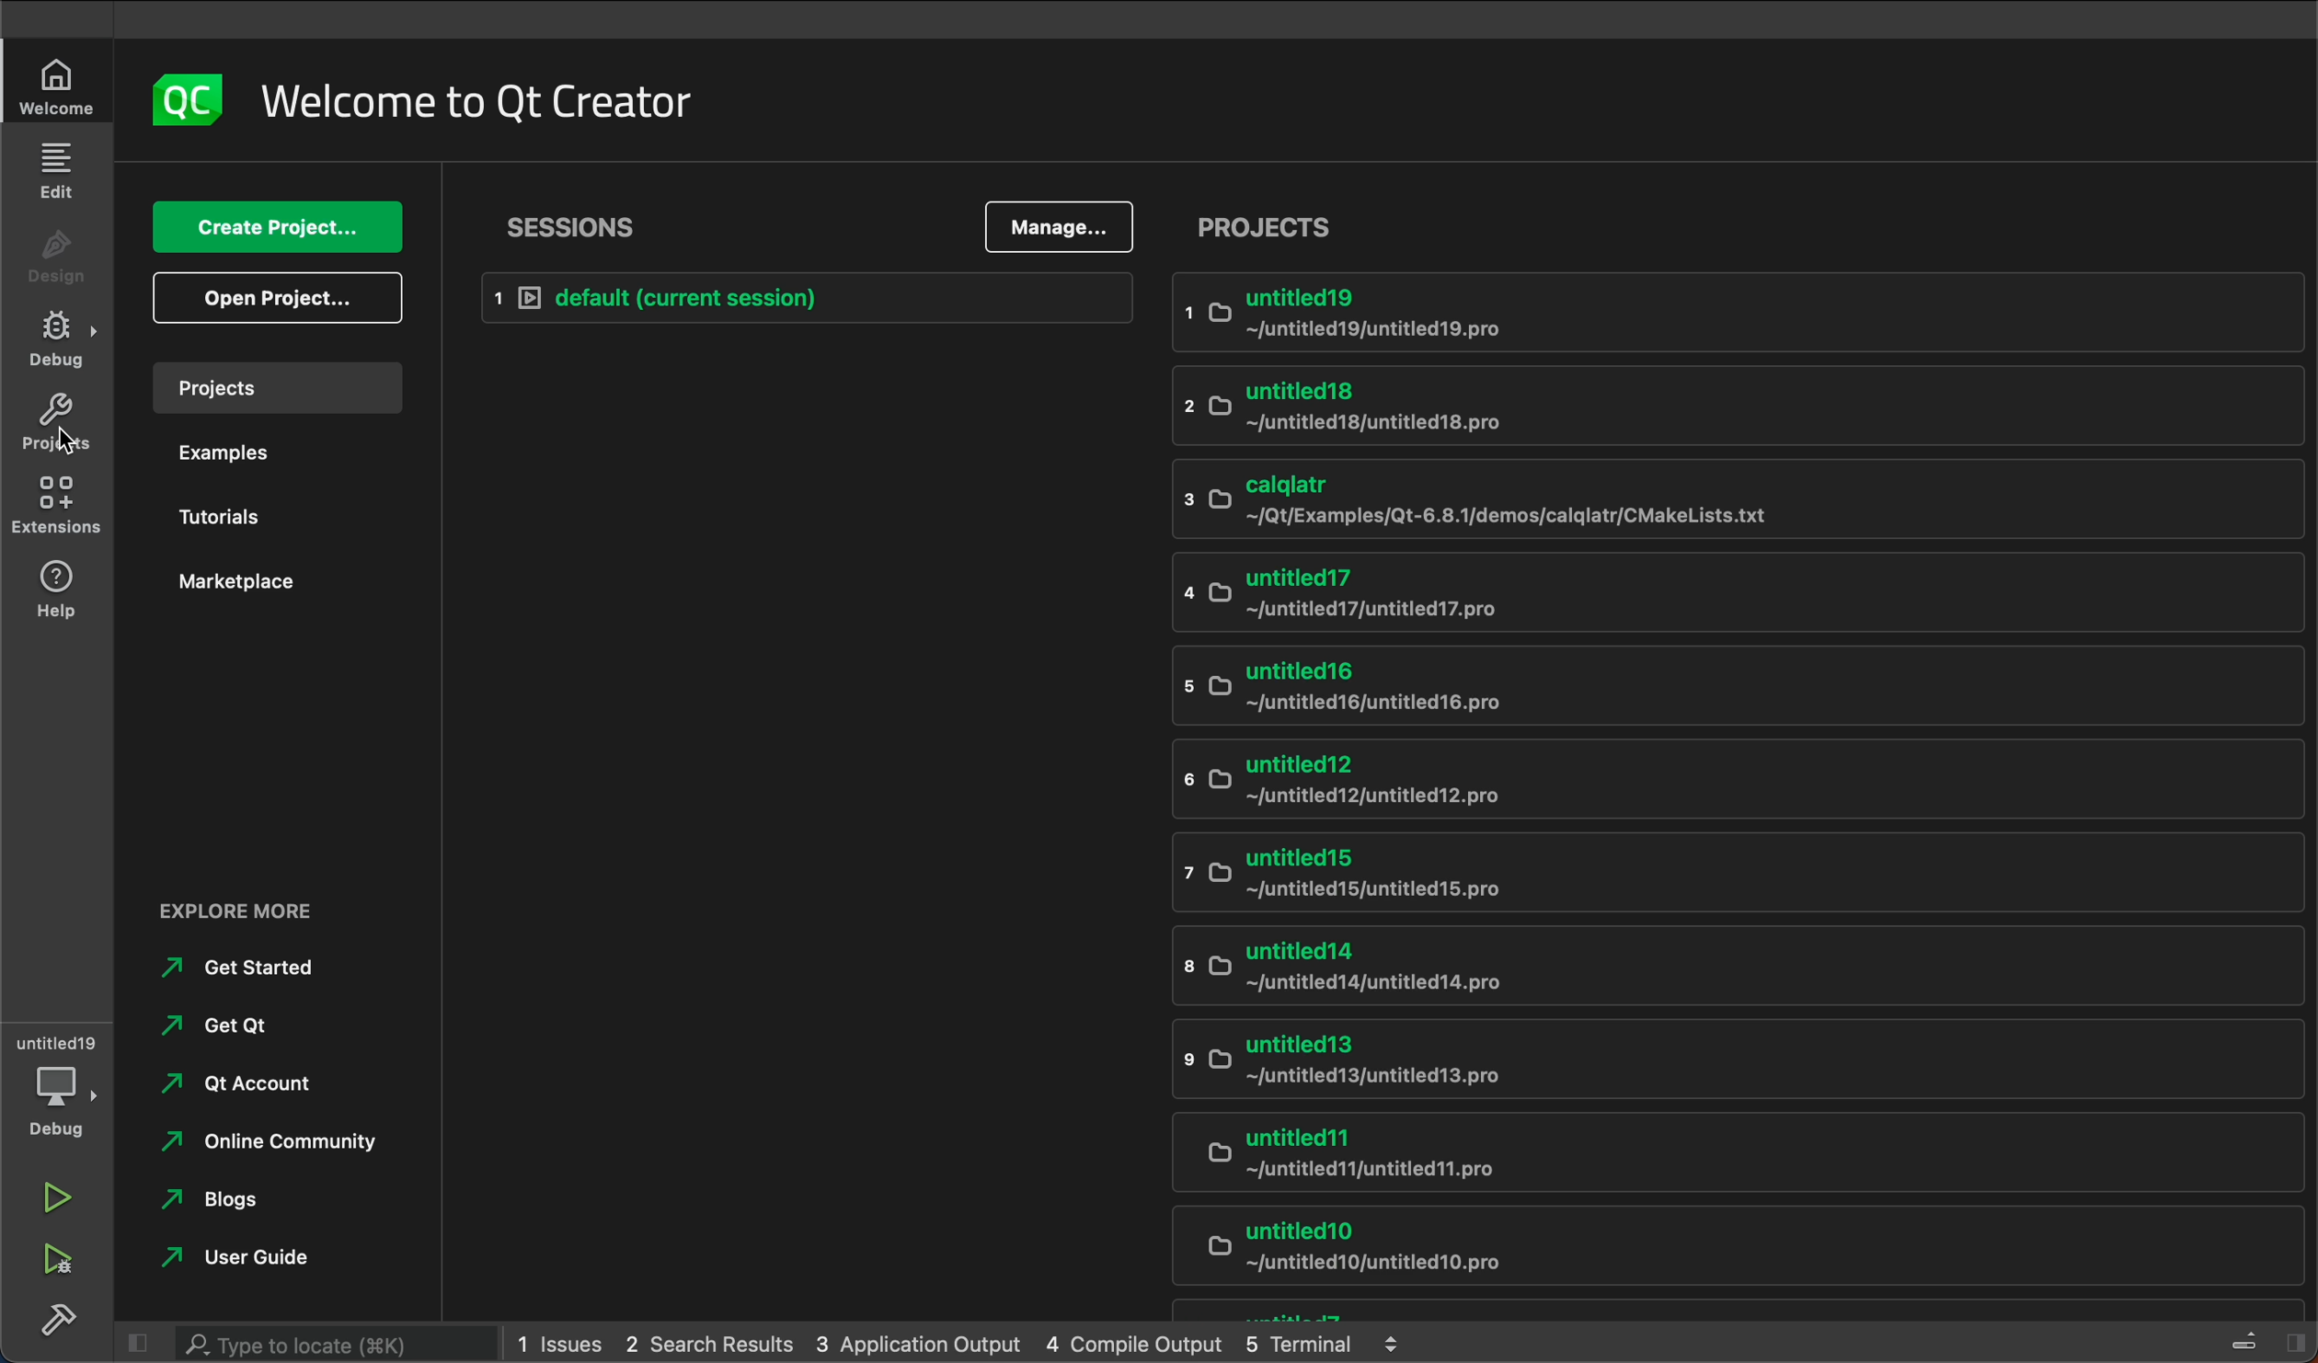  What do you see at coordinates (190, 100) in the screenshot?
I see `logo` at bounding box center [190, 100].